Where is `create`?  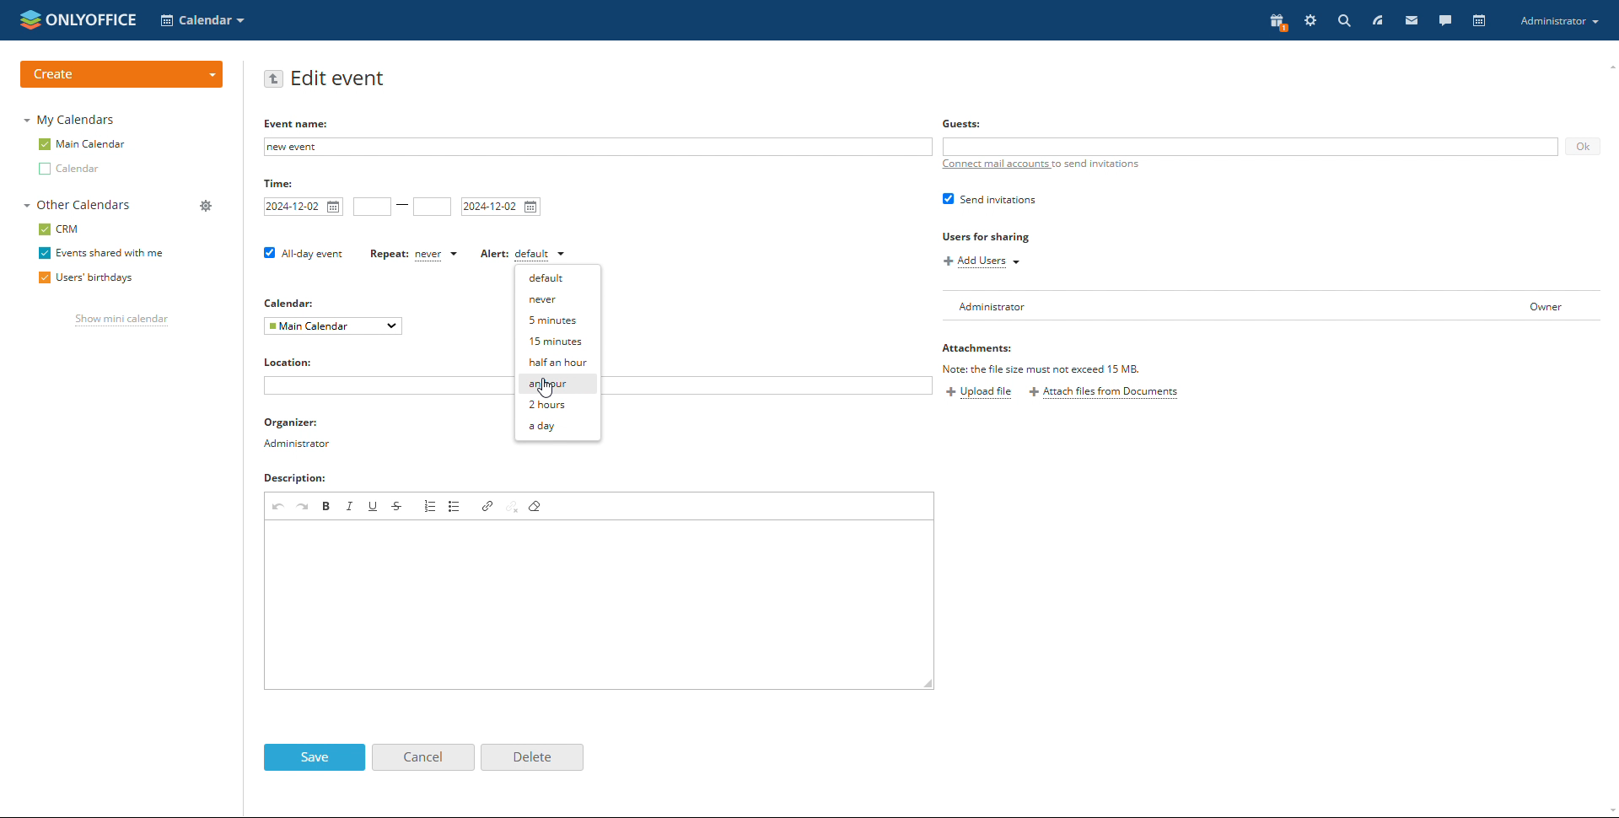
create is located at coordinates (121, 75).